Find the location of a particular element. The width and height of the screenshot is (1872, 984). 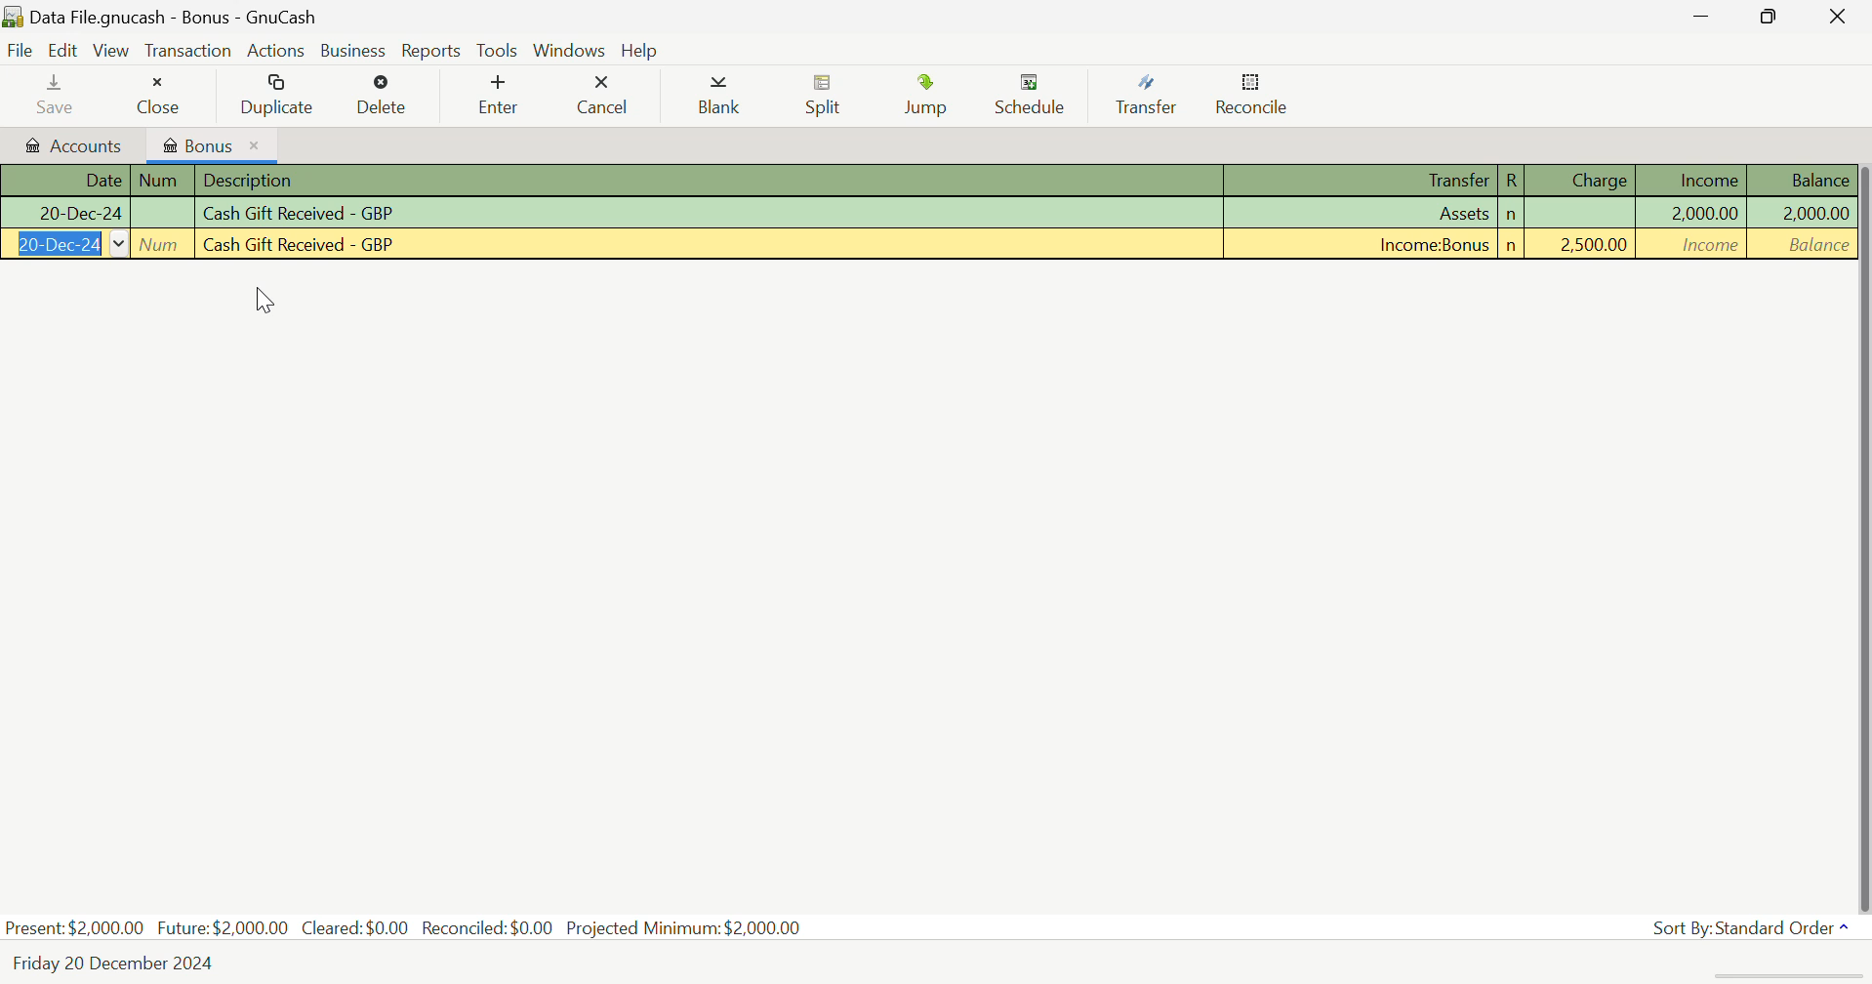

Charge is located at coordinates (1583, 245).